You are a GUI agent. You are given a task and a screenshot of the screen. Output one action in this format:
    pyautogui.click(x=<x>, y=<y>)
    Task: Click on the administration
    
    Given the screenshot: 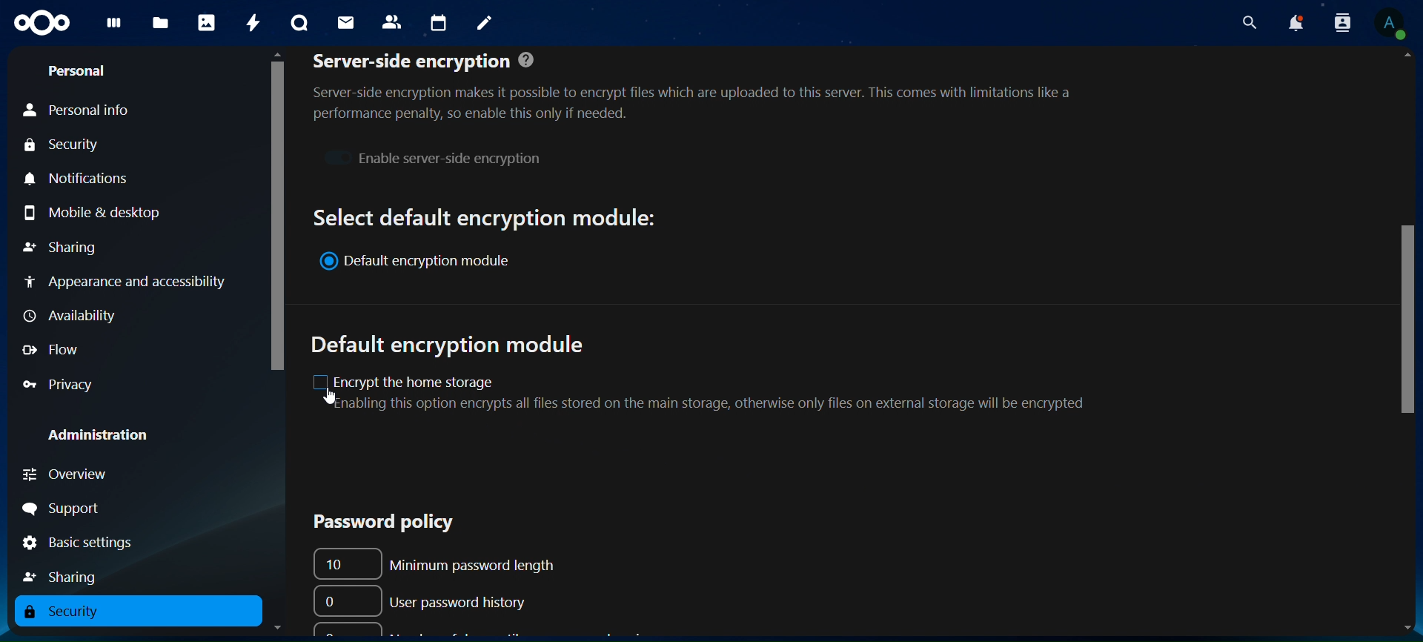 What is the action you would take?
    pyautogui.click(x=110, y=437)
    